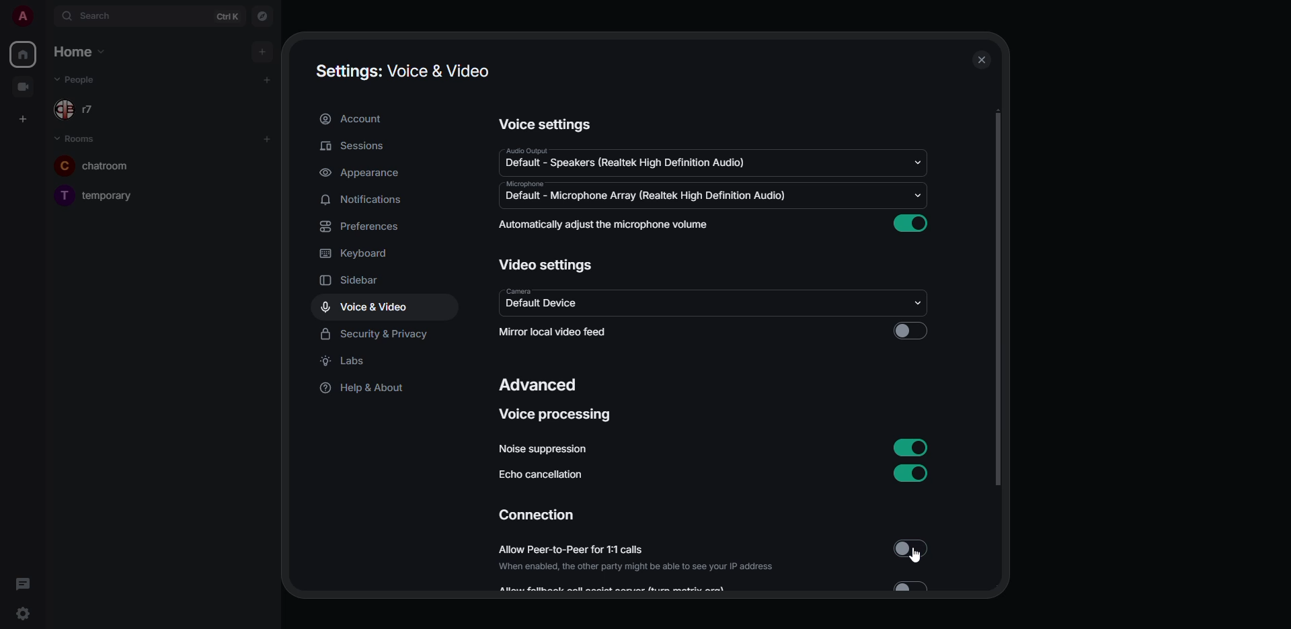  I want to click on voice settings, so click(542, 123).